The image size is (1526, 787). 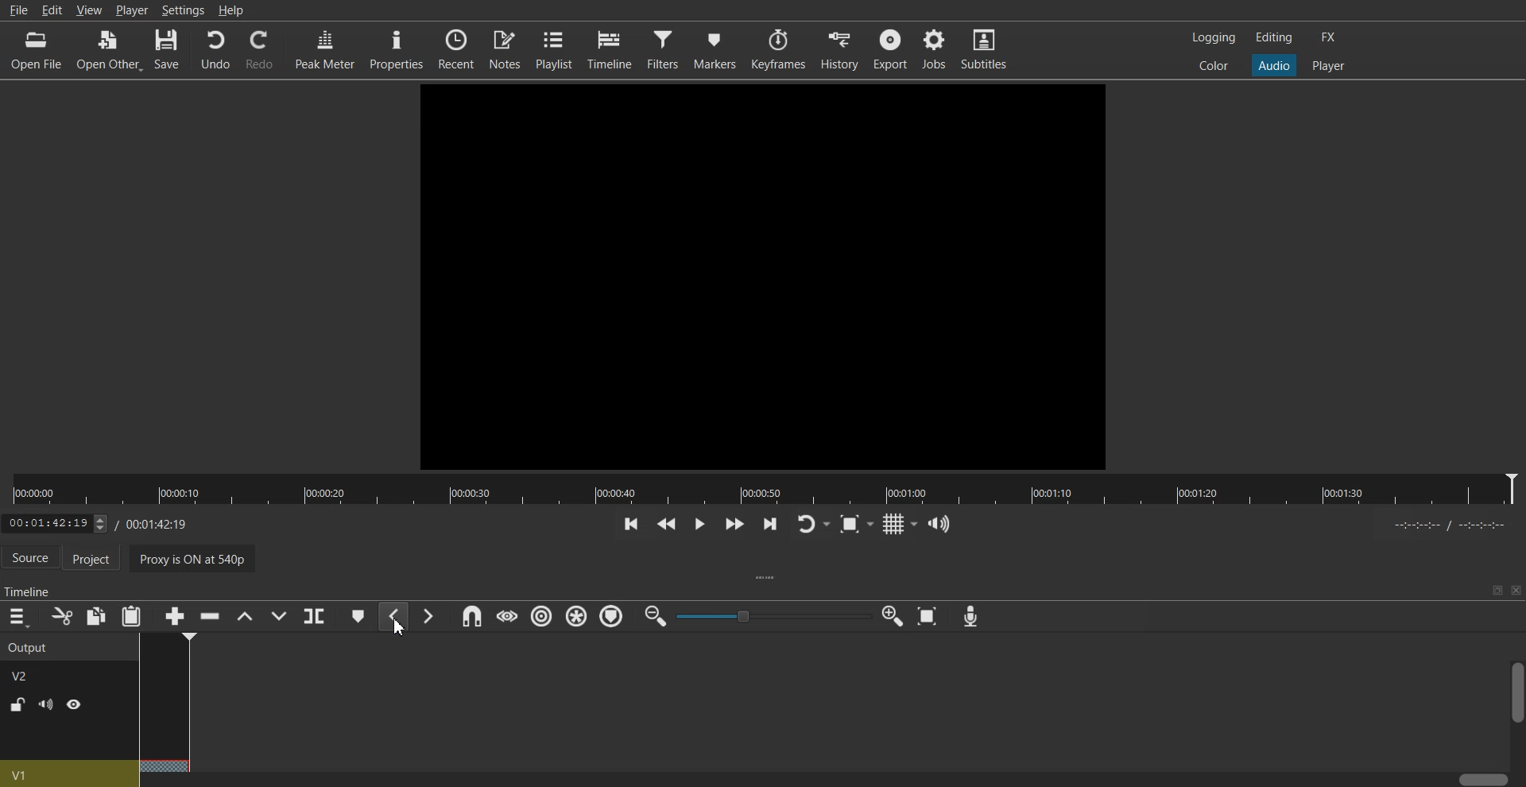 I want to click on Zoom timeline in, so click(x=893, y=616).